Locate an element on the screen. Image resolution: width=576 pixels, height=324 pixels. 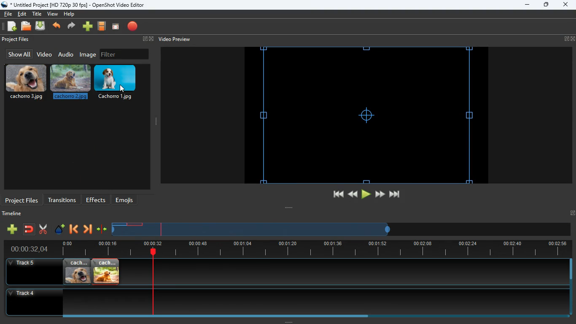
beggining is located at coordinates (334, 194).